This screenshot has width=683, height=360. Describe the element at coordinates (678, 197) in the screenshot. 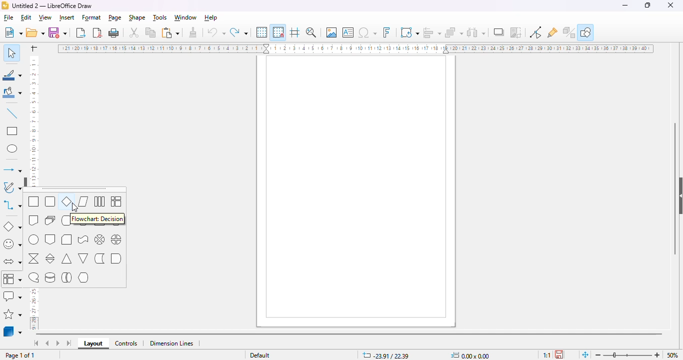

I see `show` at that location.